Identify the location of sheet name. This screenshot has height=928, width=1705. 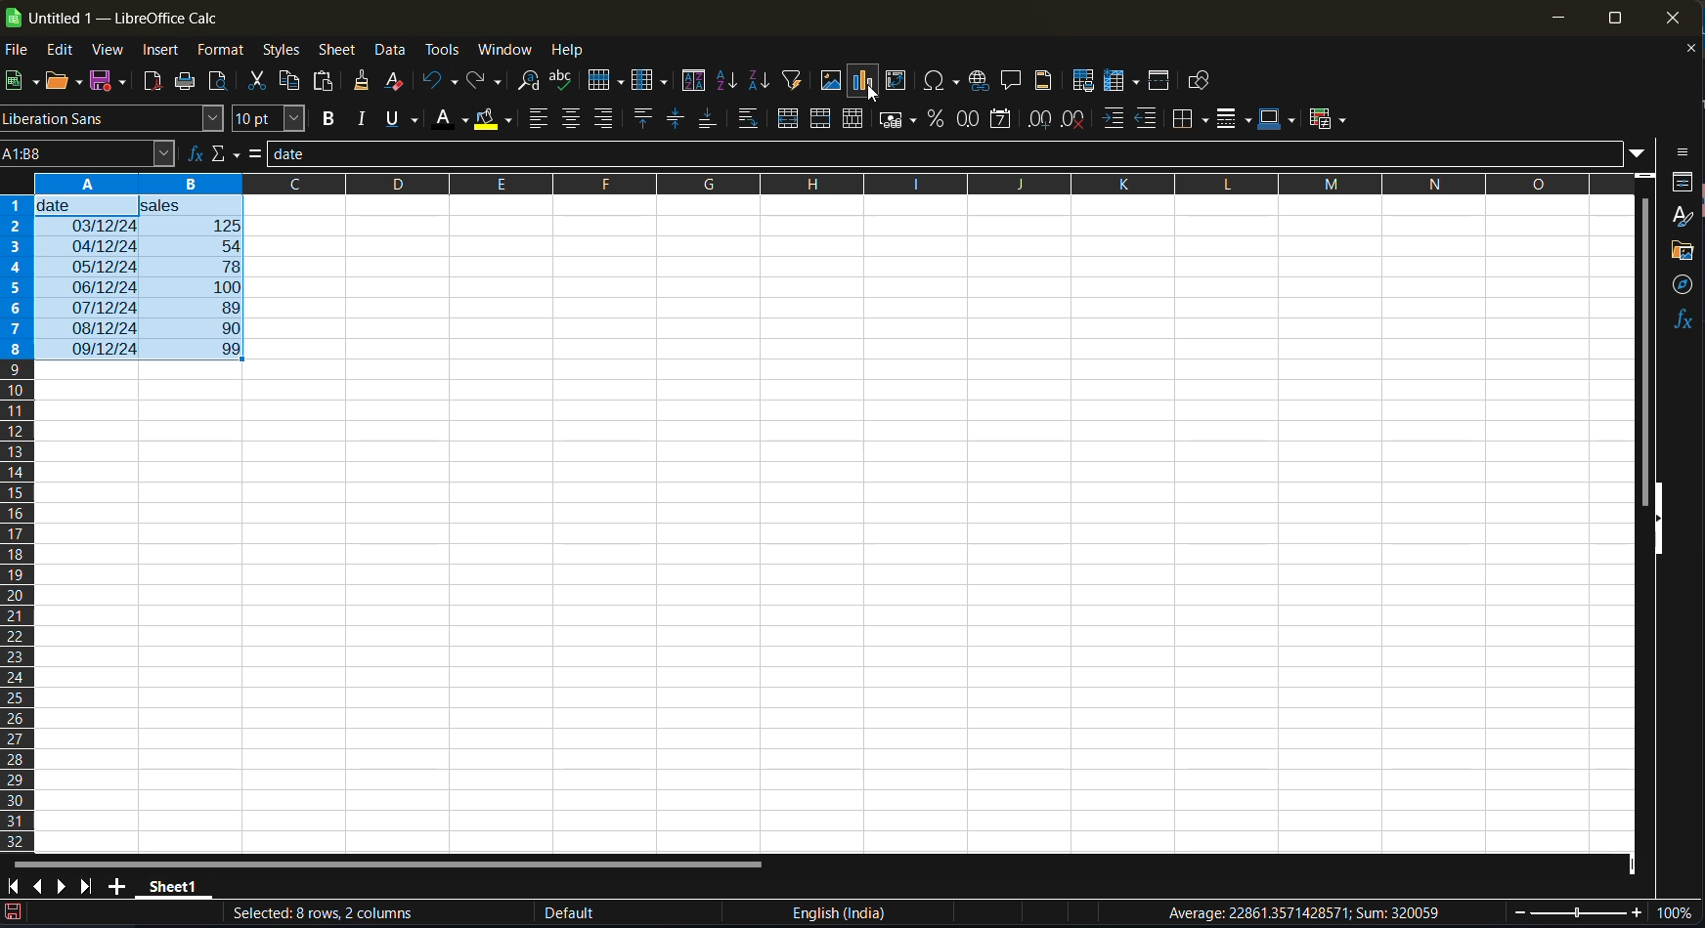
(174, 889).